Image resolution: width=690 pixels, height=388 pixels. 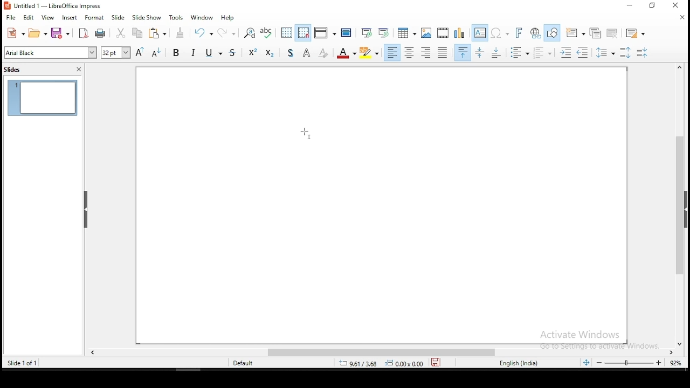 What do you see at coordinates (637, 33) in the screenshot?
I see `slide layout` at bounding box center [637, 33].